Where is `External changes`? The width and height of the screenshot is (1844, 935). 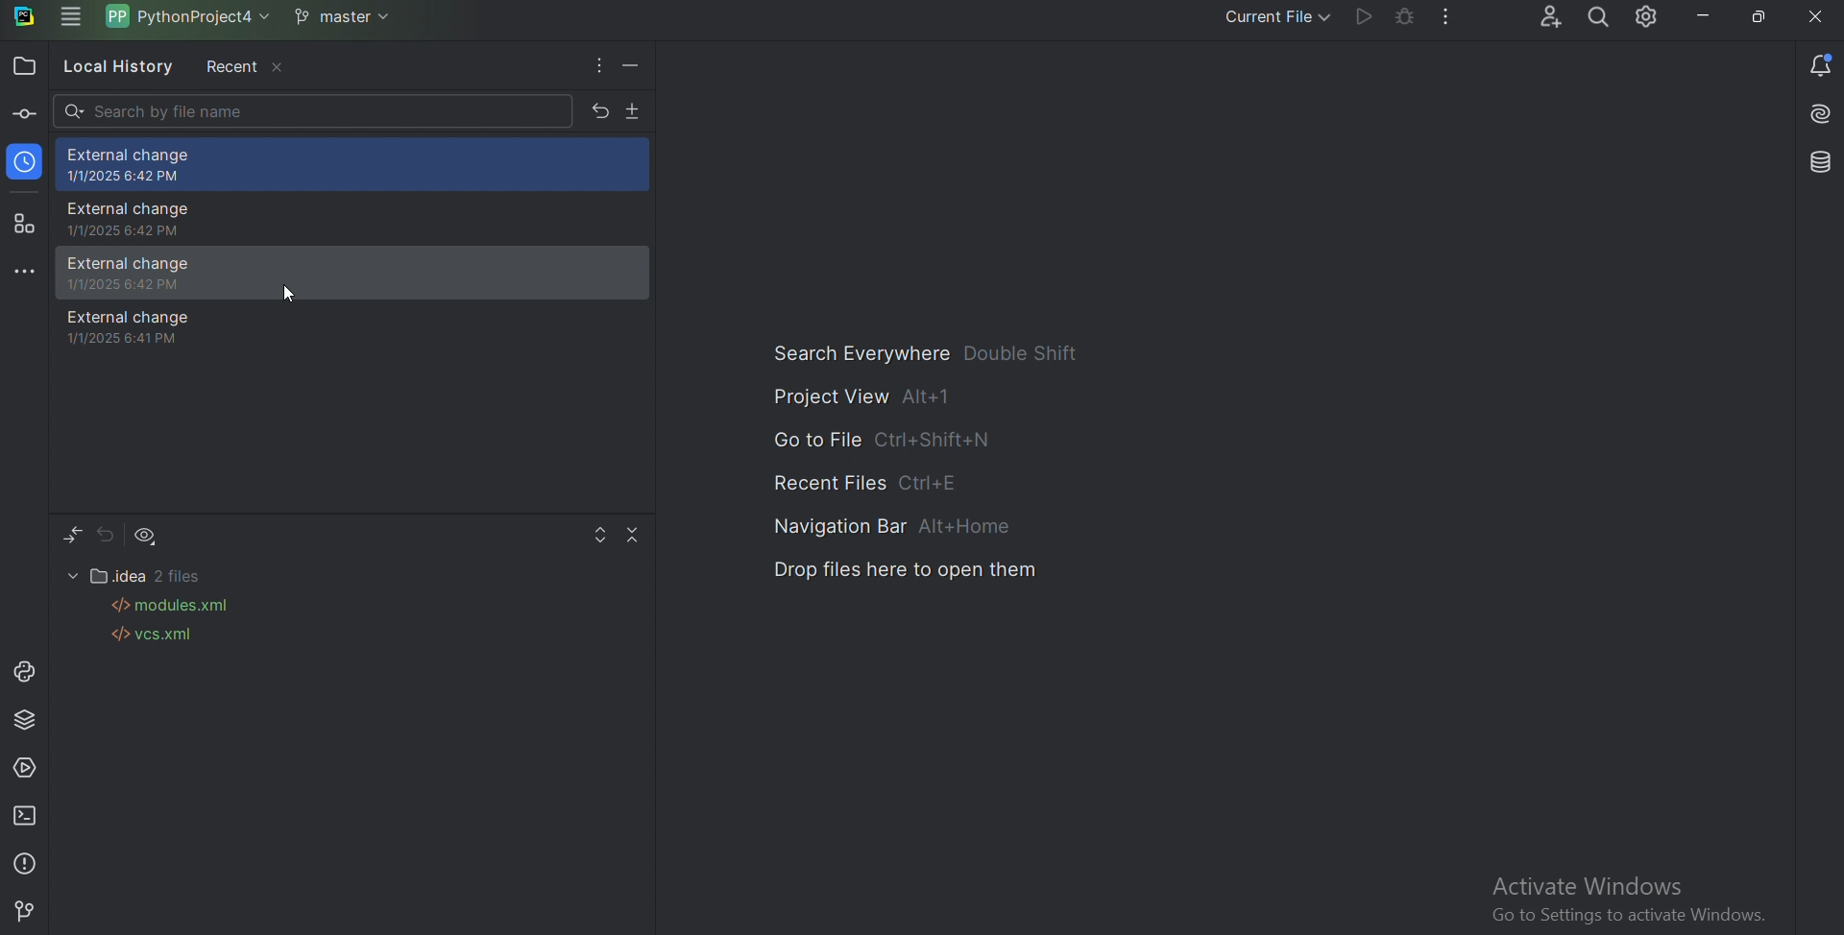
External changes is located at coordinates (356, 166).